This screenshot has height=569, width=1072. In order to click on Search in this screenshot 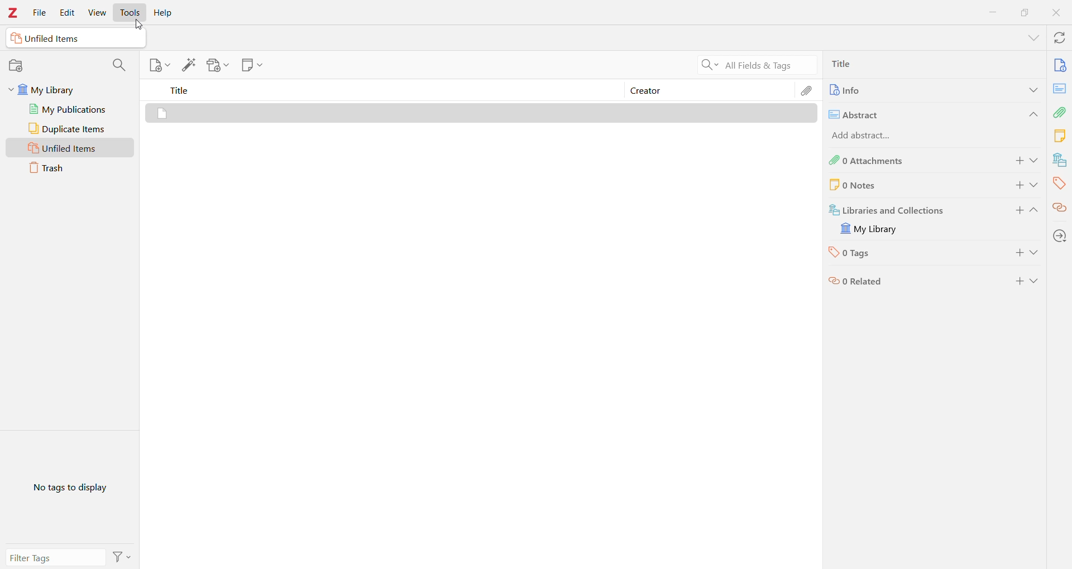, I will do `click(758, 65)`.